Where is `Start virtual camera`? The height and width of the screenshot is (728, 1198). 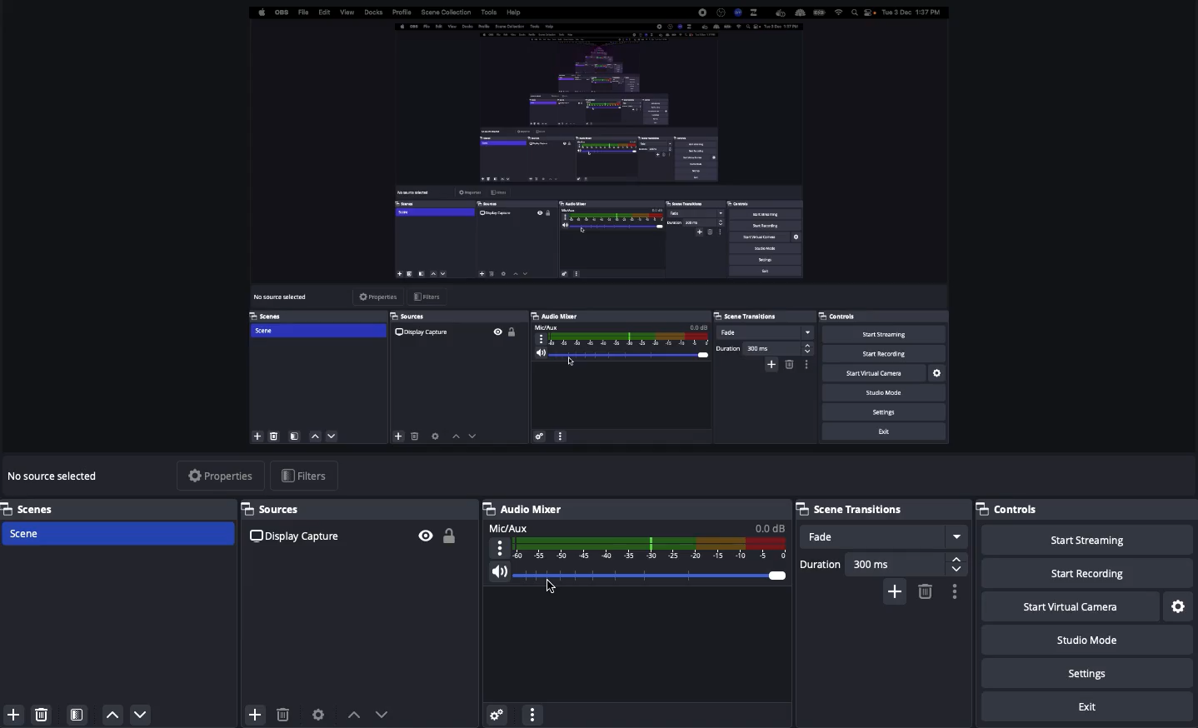 Start virtual camera is located at coordinates (1068, 607).